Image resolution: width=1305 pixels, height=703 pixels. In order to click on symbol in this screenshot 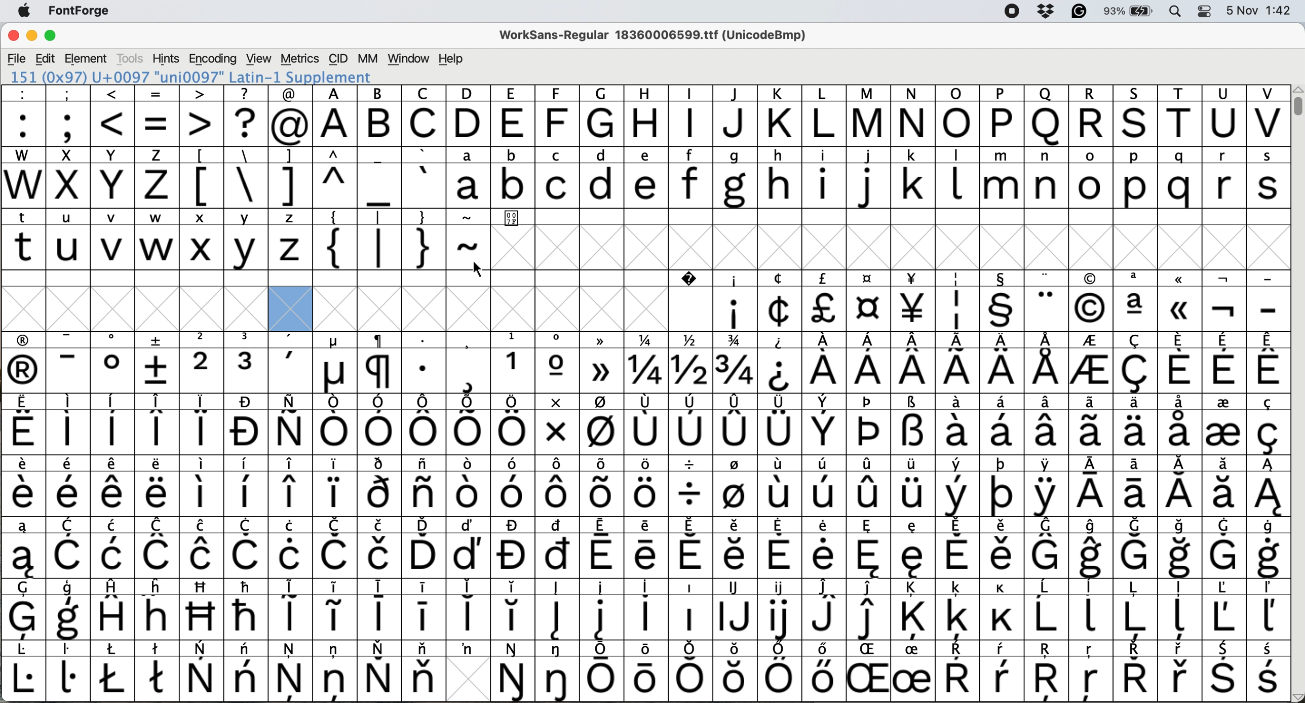, I will do `click(379, 485)`.